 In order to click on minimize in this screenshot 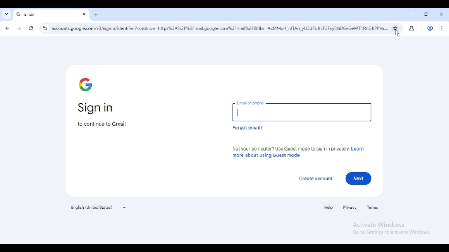, I will do `click(411, 14)`.